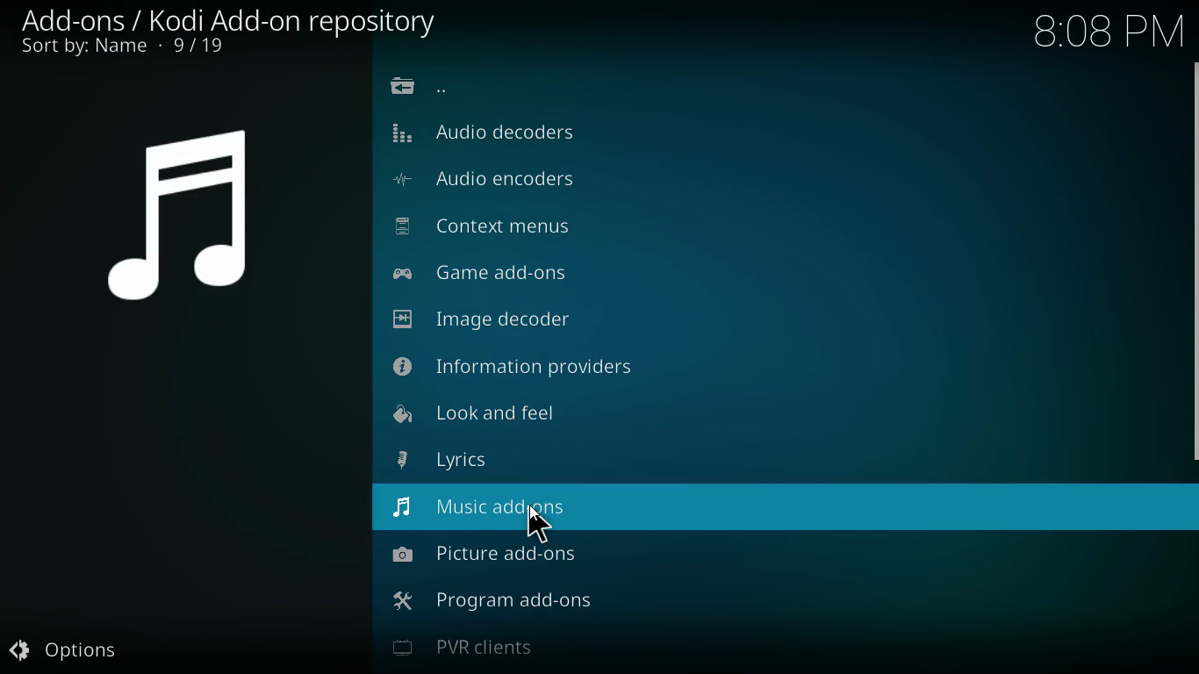 The image size is (1199, 674). Describe the element at coordinates (488, 552) in the screenshot. I see `Picture add-ons` at that location.